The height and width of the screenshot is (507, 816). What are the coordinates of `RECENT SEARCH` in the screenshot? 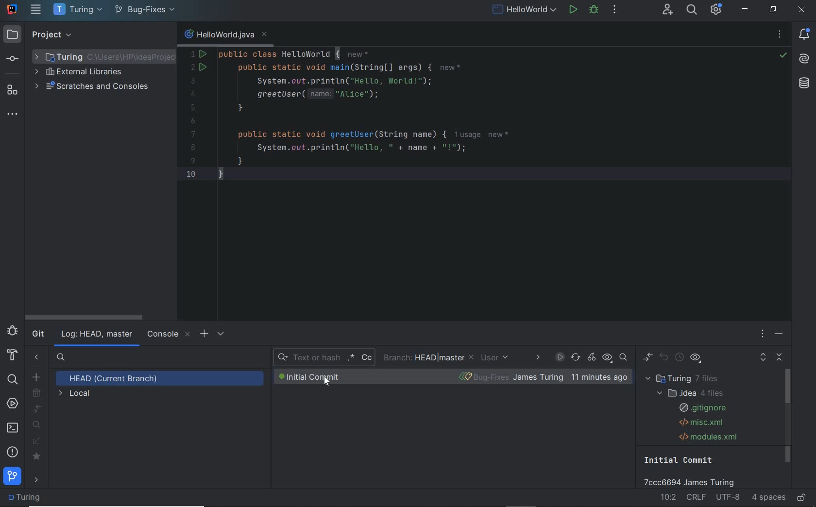 It's located at (323, 358).